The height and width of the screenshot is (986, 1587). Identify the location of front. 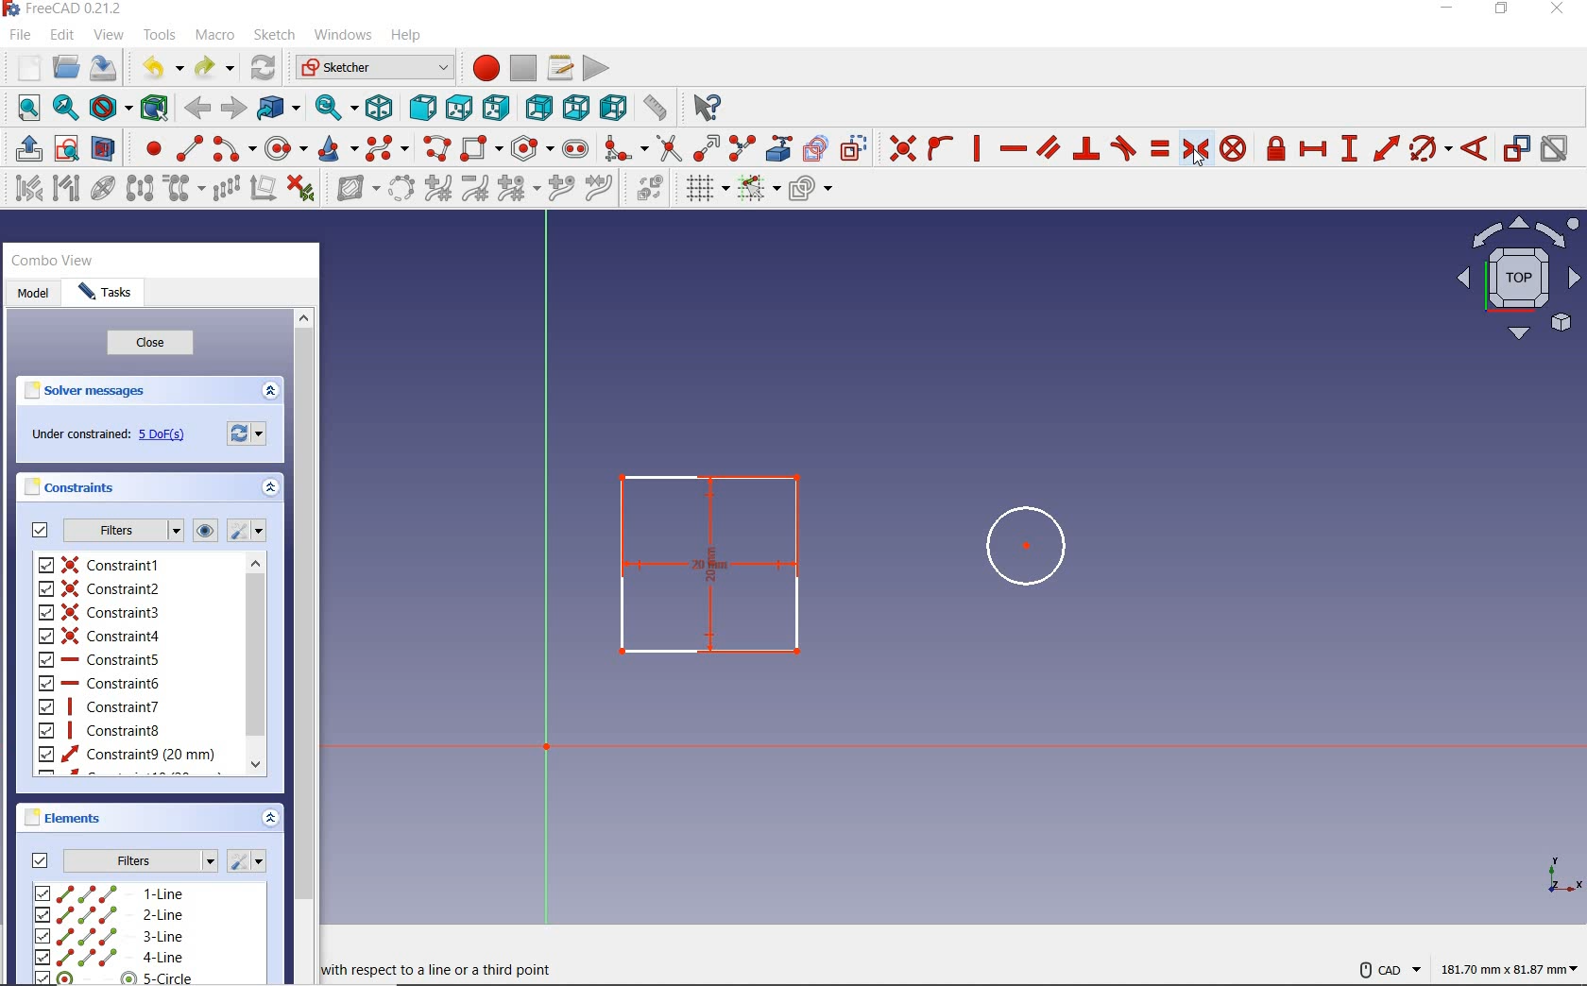
(421, 107).